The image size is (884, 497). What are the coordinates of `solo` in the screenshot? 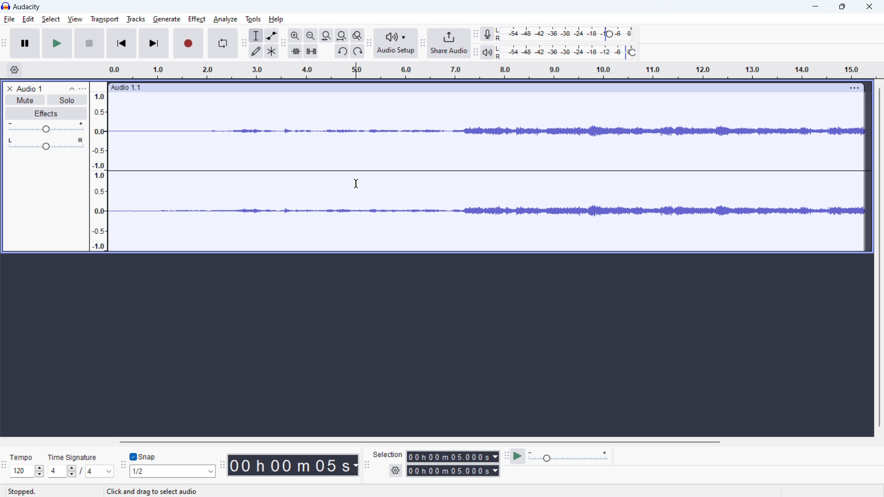 It's located at (67, 100).